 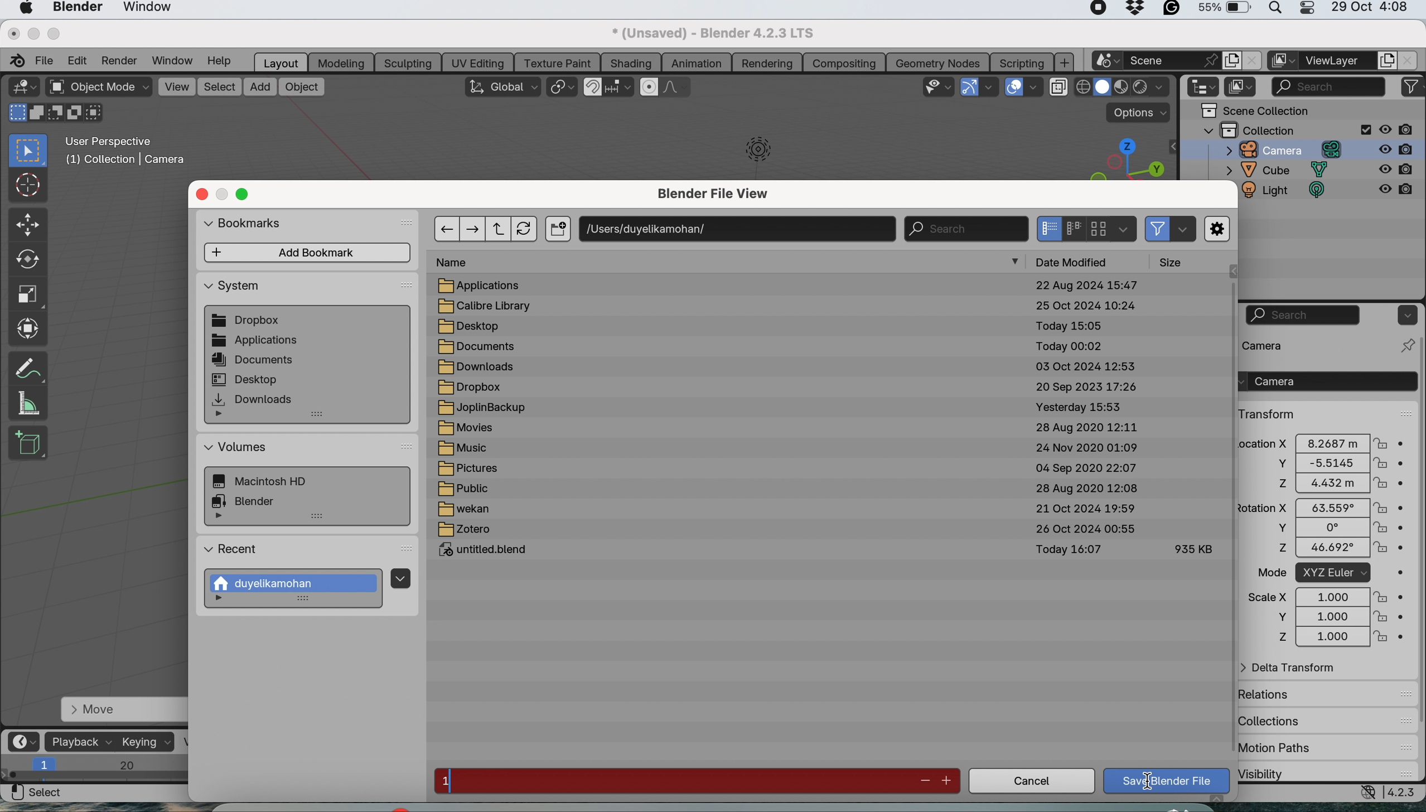 I want to click on render, so click(x=123, y=60).